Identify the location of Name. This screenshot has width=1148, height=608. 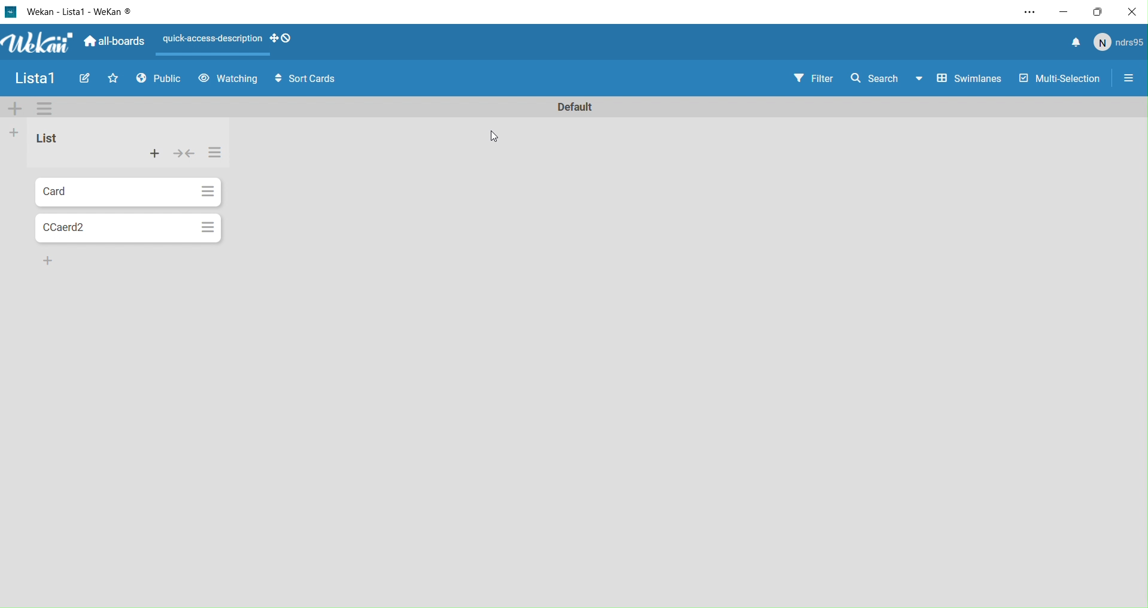
(575, 108).